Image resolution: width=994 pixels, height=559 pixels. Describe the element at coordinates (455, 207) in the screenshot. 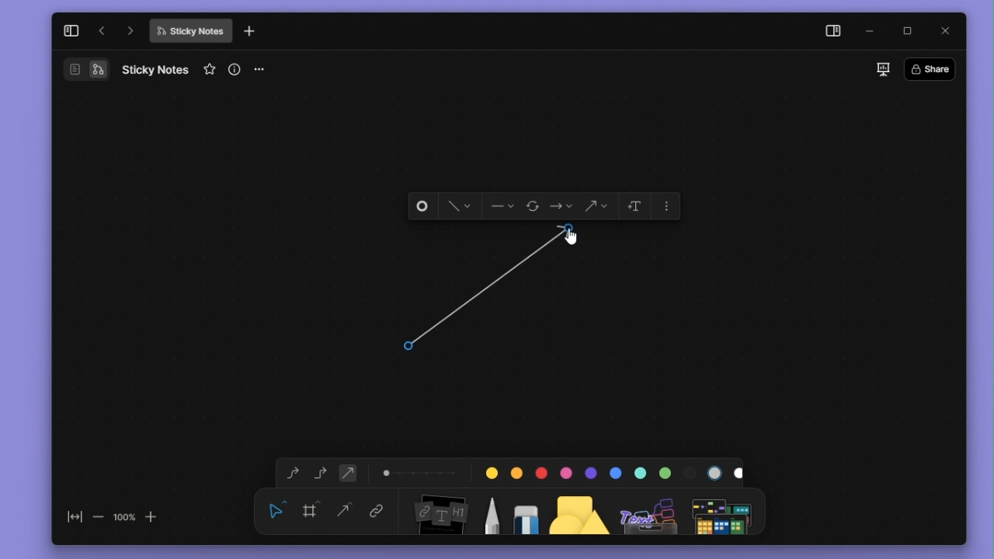

I see `style` at that location.